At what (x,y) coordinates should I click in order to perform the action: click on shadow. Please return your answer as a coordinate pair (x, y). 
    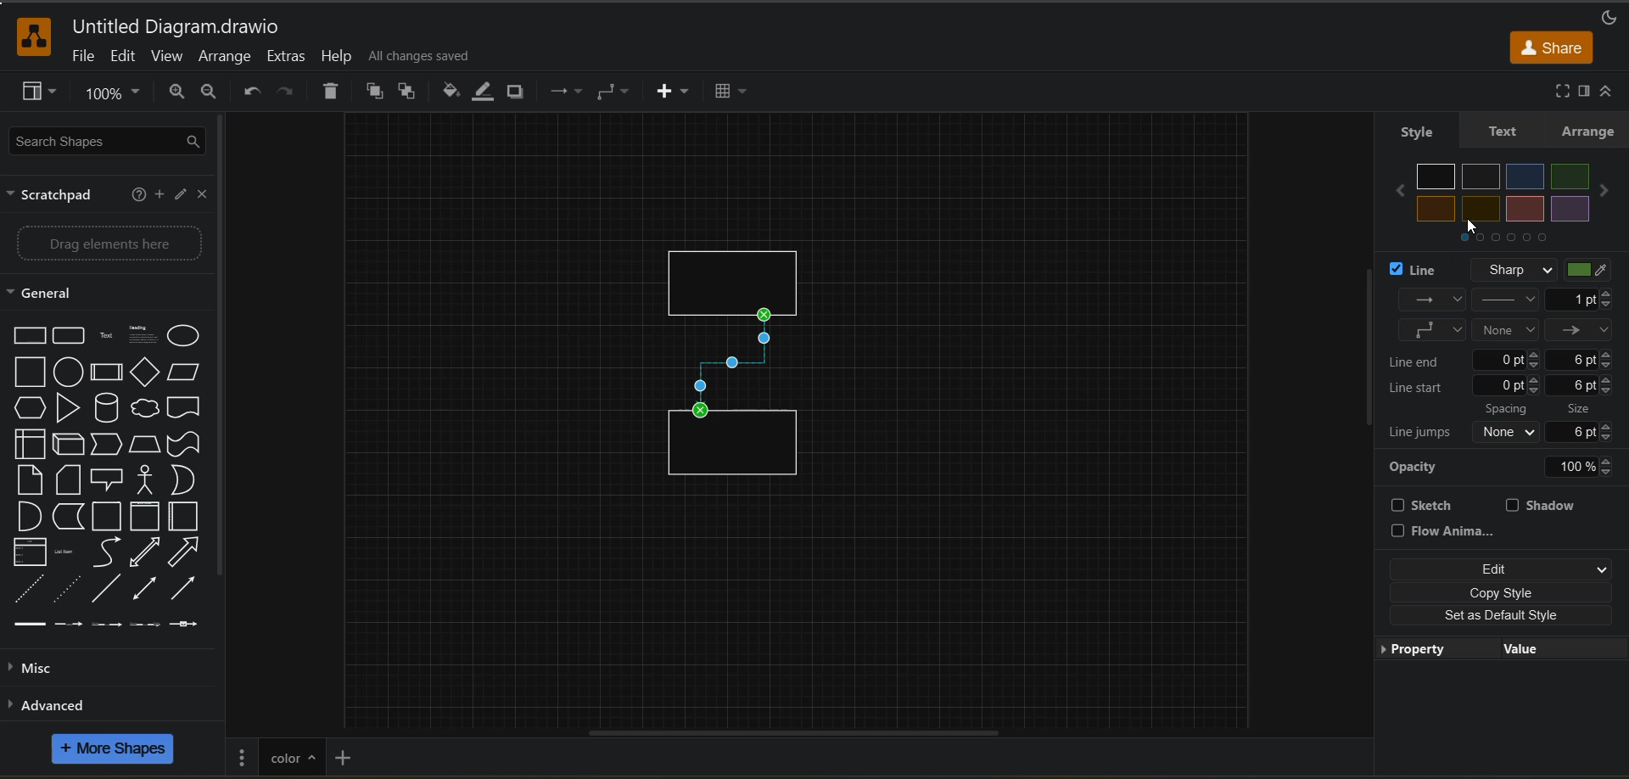
    Looking at the image, I should click on (1545, 505).